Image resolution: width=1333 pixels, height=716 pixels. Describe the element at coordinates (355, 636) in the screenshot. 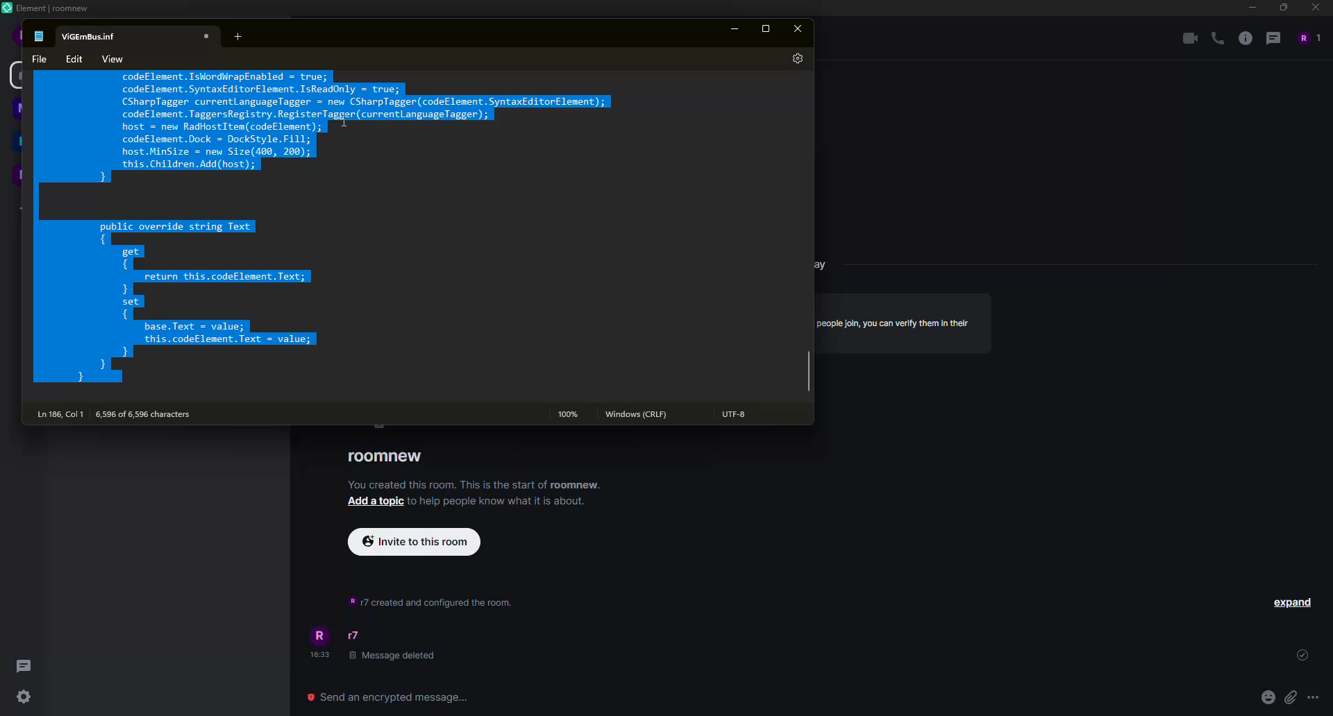

I see `r7` at that location.